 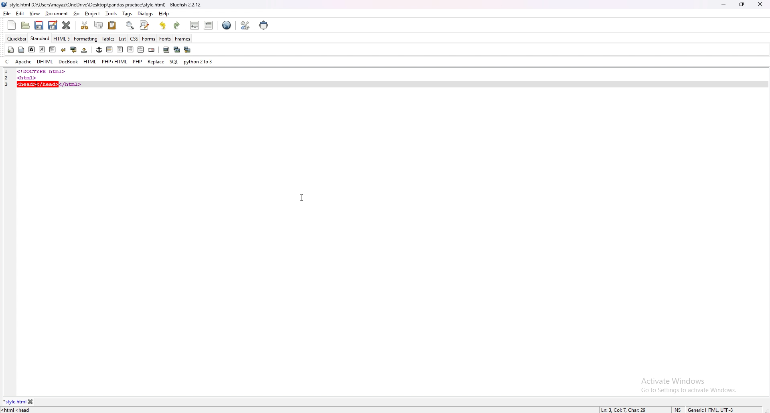 What do you see at coordinates (146, 14) in the screenshot?
I see `dialogs` at bounding box center [146, 14].